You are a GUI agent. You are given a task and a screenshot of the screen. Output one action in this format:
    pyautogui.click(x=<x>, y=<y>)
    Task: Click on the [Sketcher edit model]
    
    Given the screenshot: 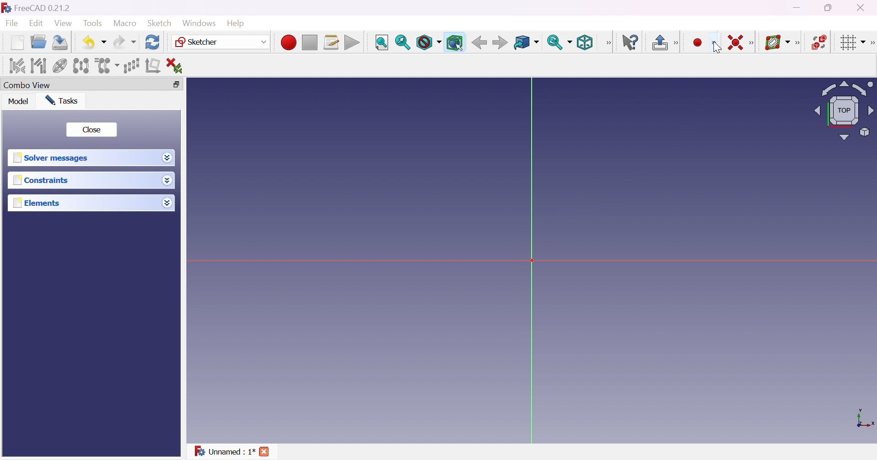 What is the action you would take?
    pyautogui.click(x=677, y=42)
    